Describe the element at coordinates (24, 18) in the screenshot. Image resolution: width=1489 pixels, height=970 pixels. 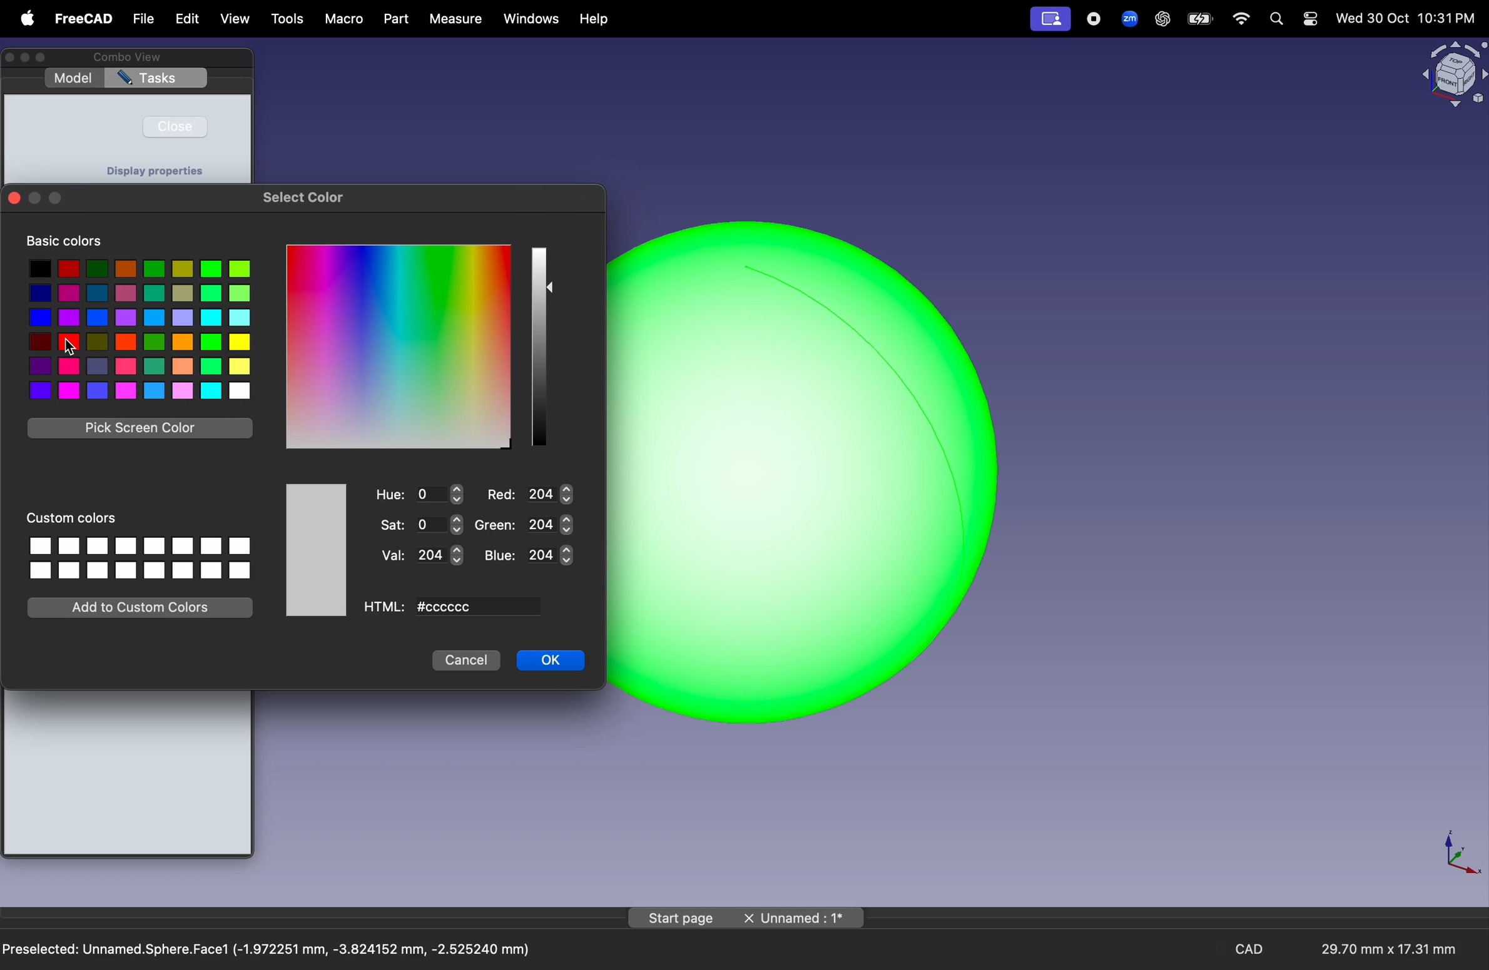
I see `apple menu` at that location.